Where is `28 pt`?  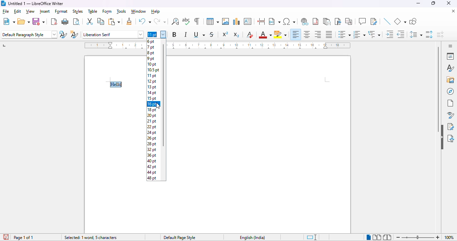
28 pt is located at coordinates (152, 144).